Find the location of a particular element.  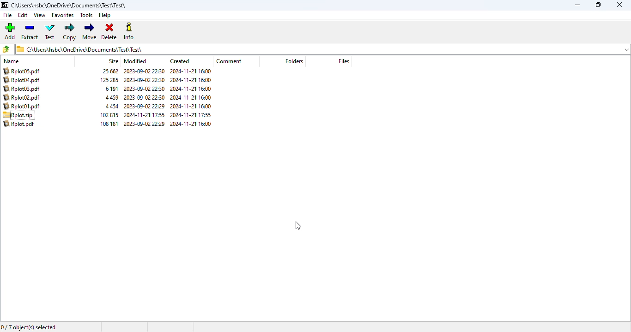

files is located at coordinates (344, 61).